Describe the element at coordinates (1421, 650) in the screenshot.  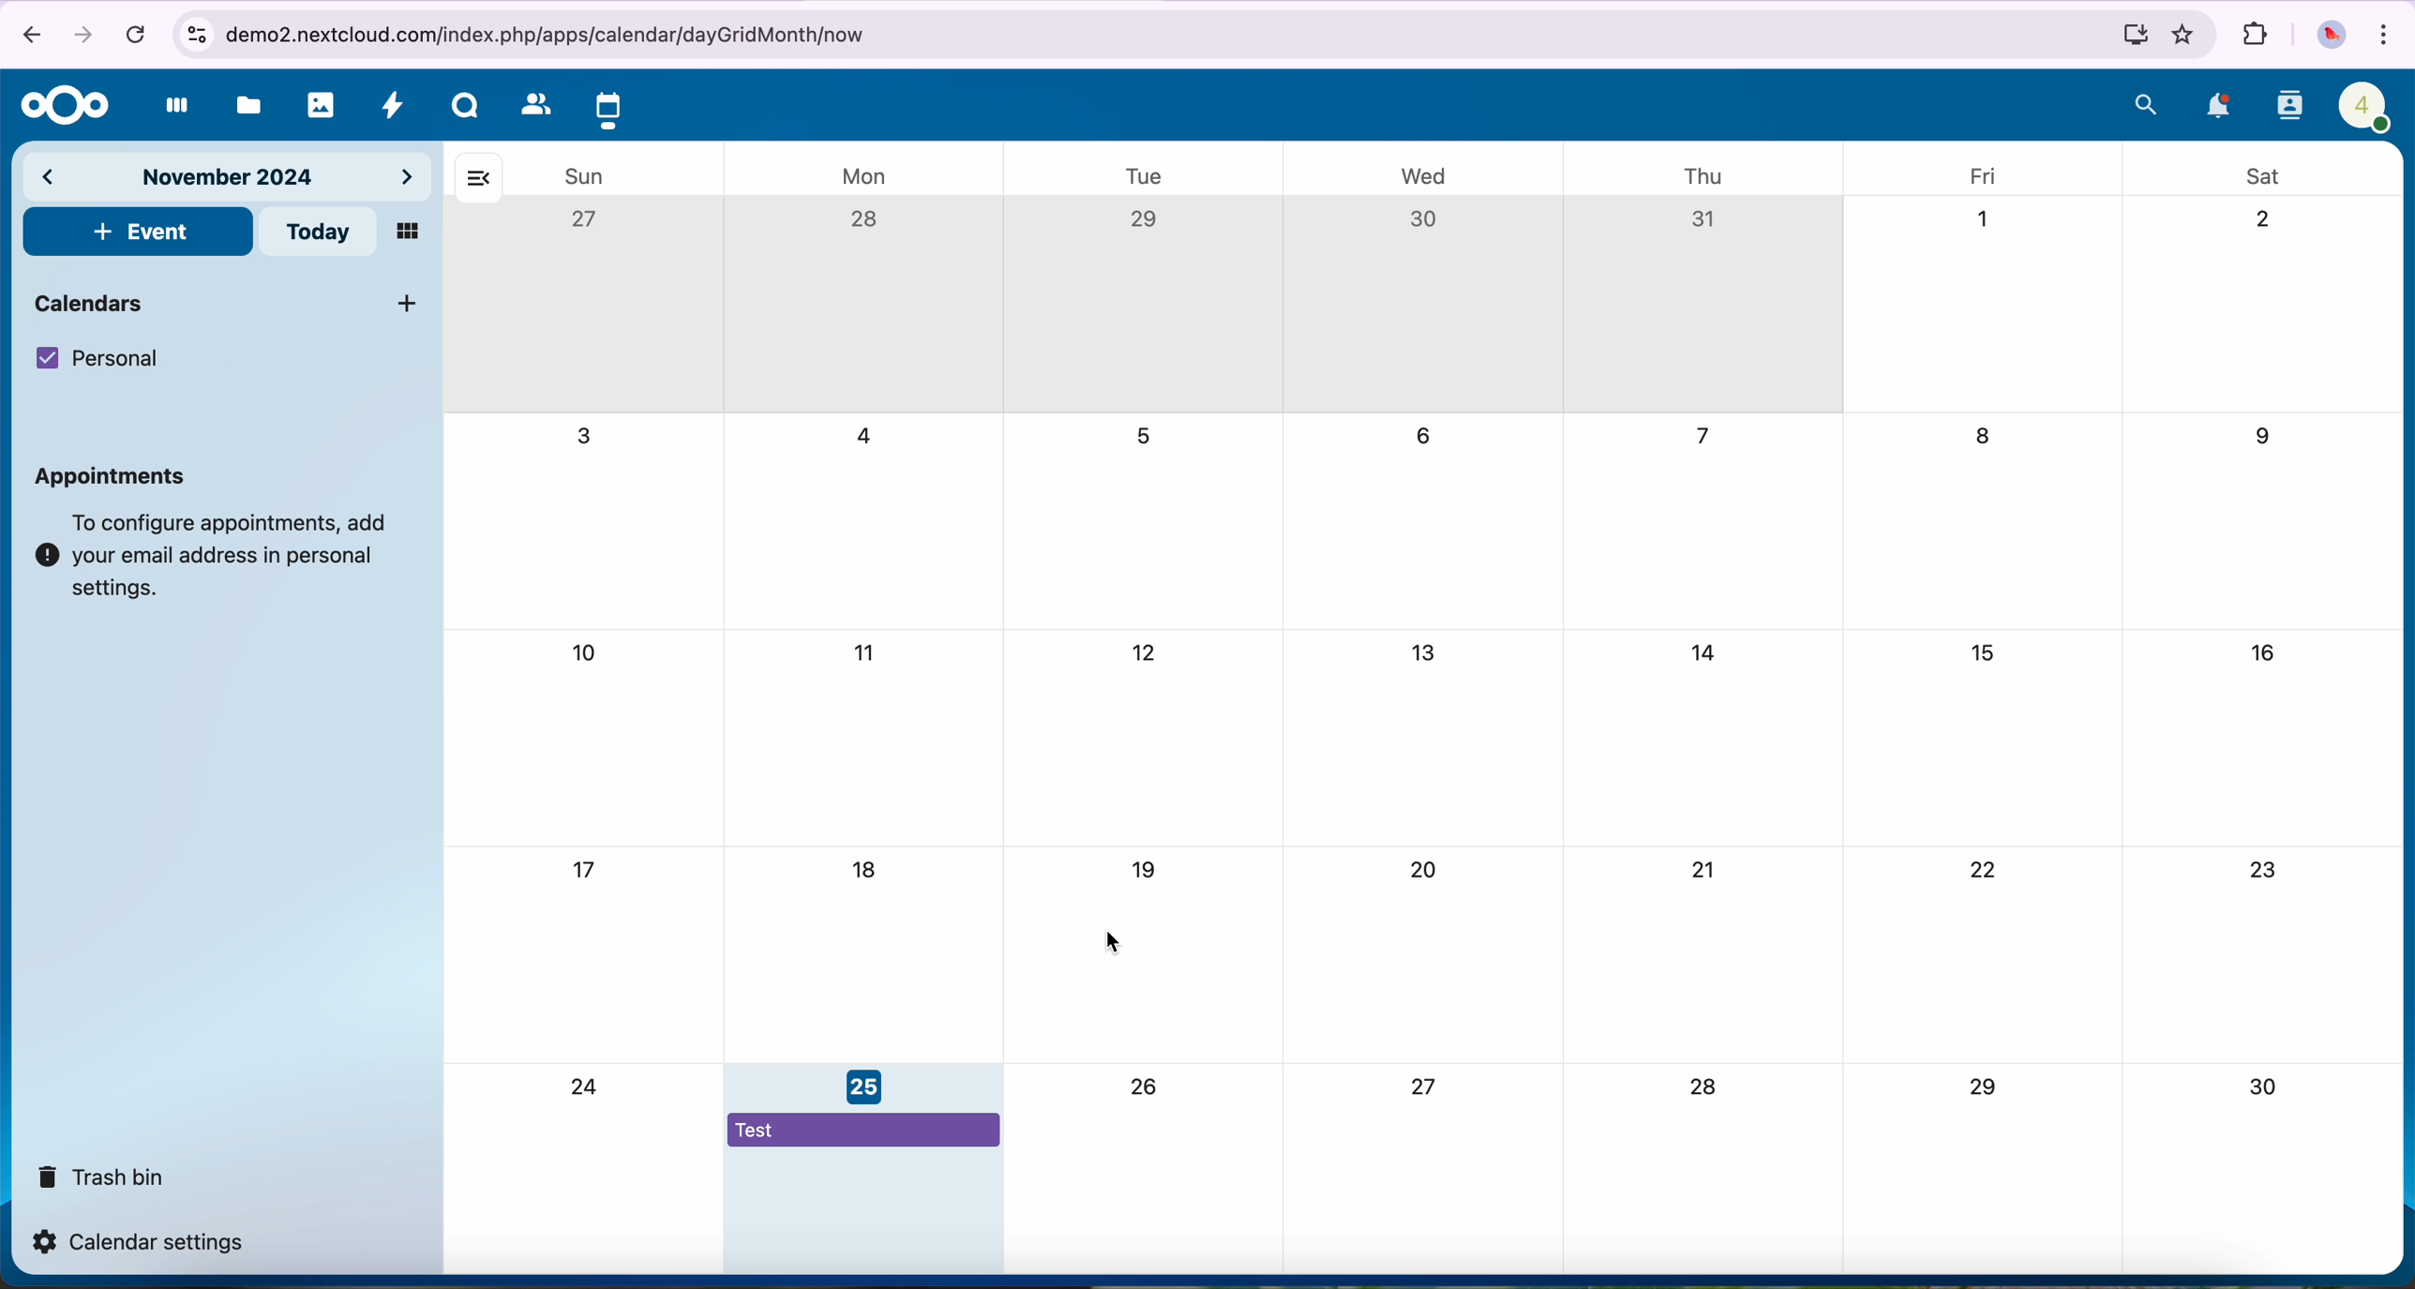
I see `13` at that location.